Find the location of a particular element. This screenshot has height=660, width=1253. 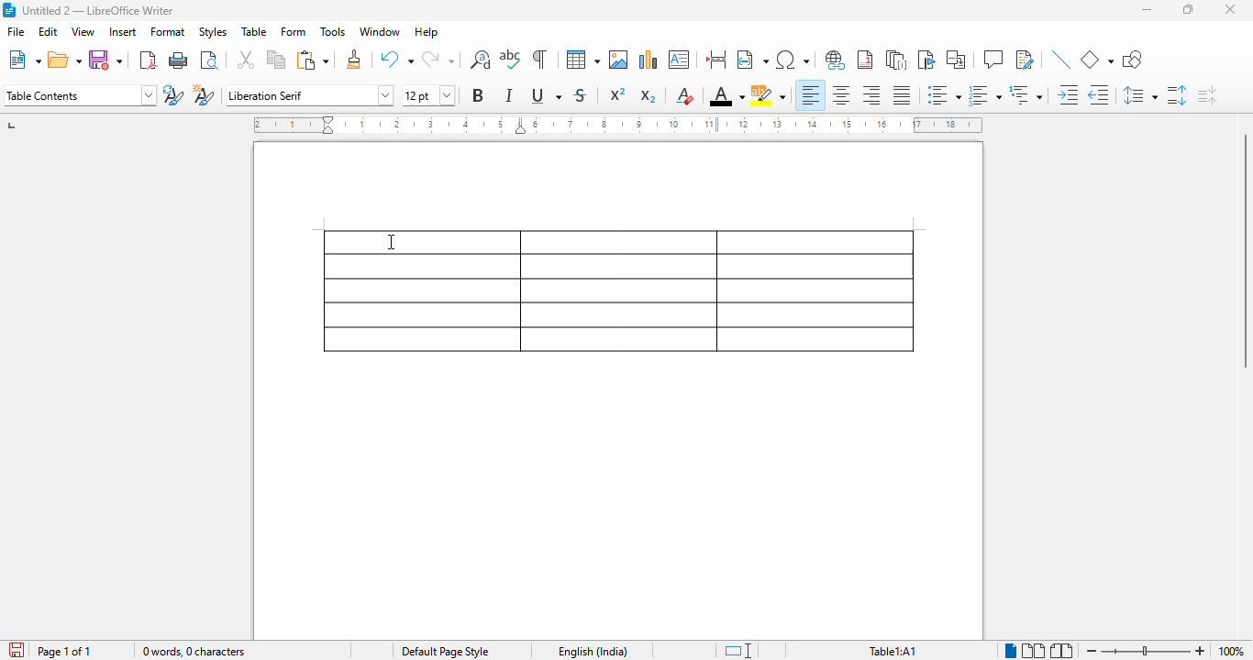

font color is located at coordinates (727, 95).